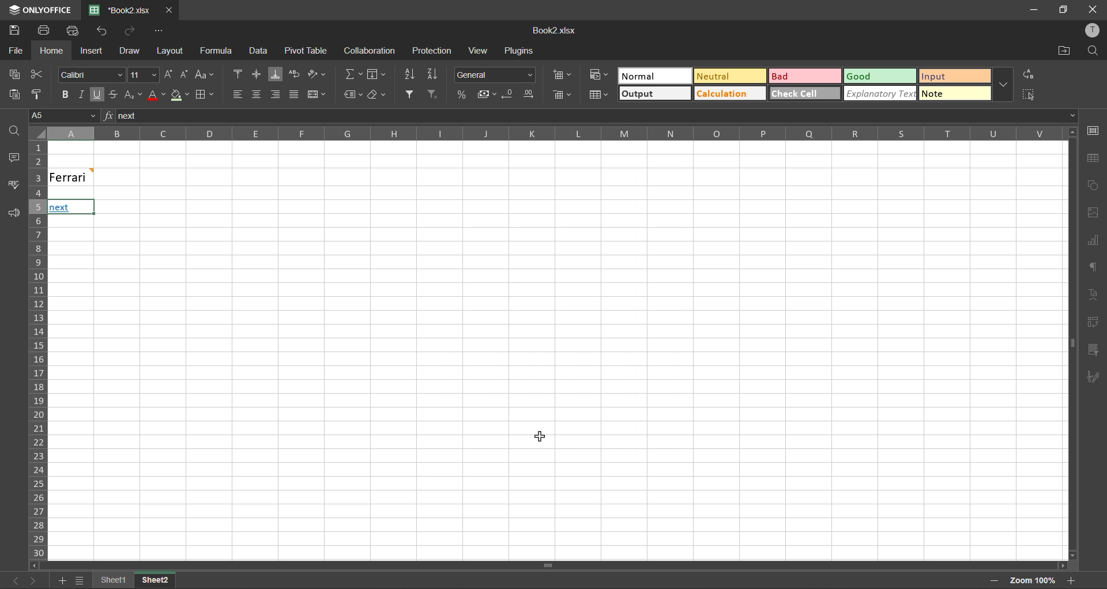 The width and height of the screenshot is (1107, 589). What do you see at coordinates (111, 95) in the screenshot?
I see `strikethrough` at bounding box center [111, 95].